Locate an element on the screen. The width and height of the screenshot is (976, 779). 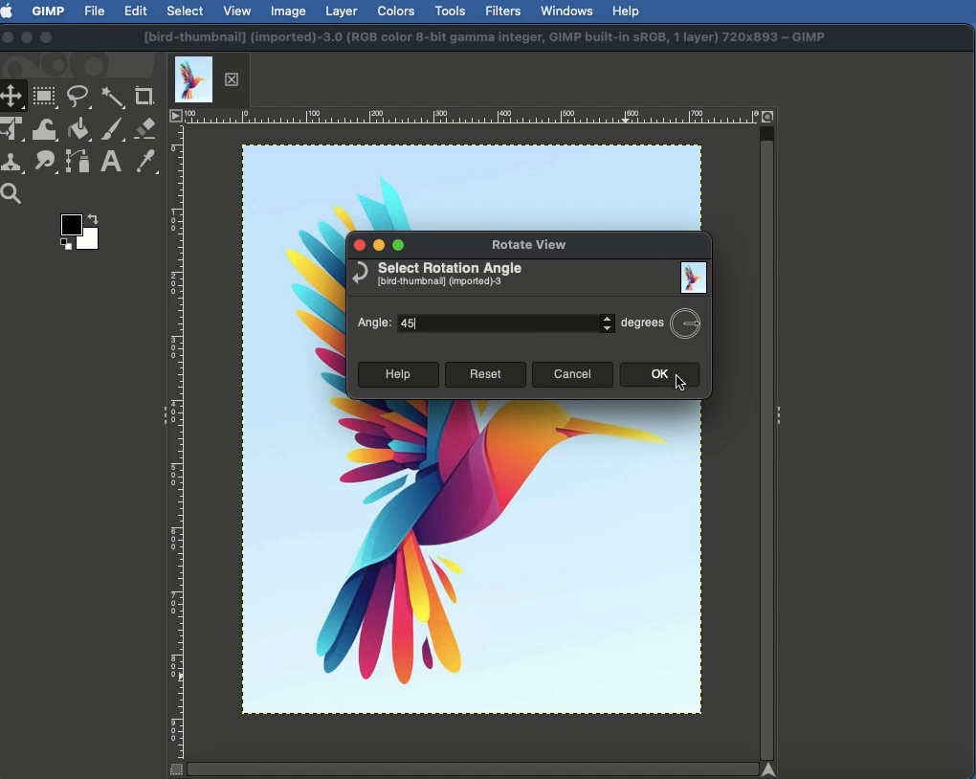
Windows is located at coordinates (566, 11).